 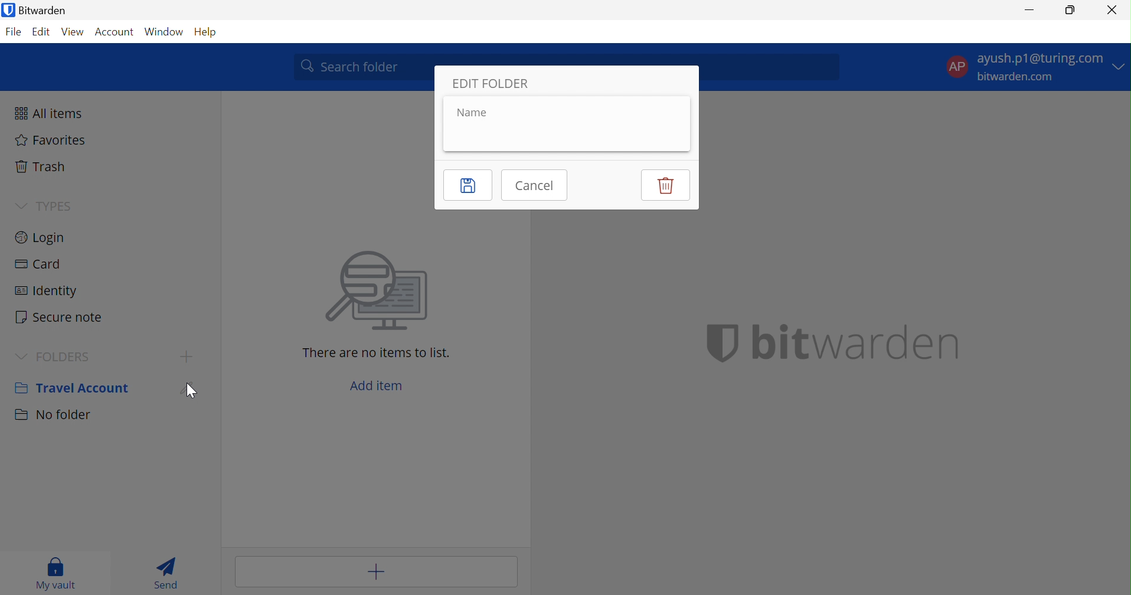 What do you see at coordinates (62, 316) in the screenshot?
I see `Secure note` at bounding box center [62, 316].